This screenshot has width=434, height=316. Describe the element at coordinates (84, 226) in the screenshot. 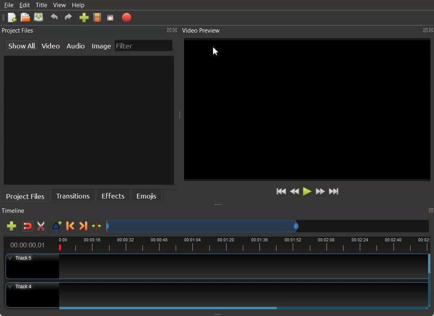

I see `Next Marker` at that location.